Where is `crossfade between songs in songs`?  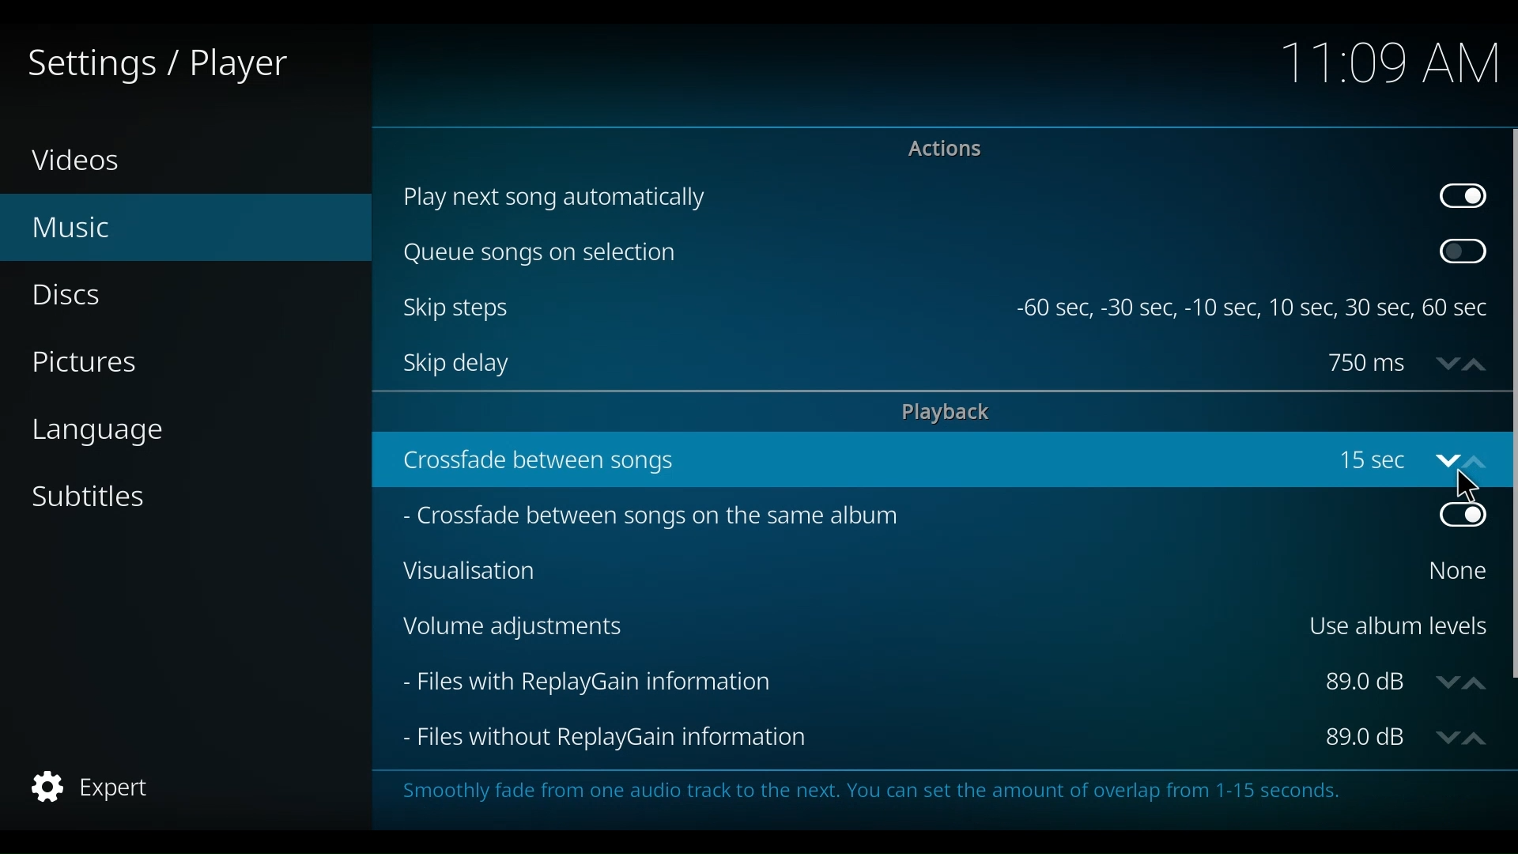
crossfade between songs in songs is located at coordinates (1373, 459).